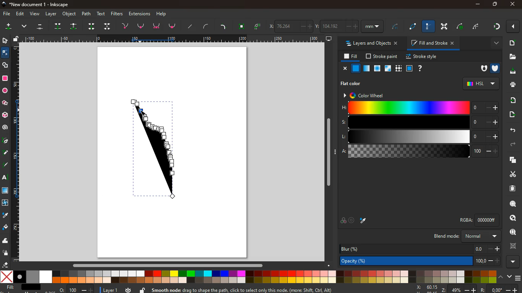 Image resolution: width=522 pixels, height=293 pixels. What do you see at coordinates (420, 108) in the screenshot?
I see `h` at bounding box center [420, 108].